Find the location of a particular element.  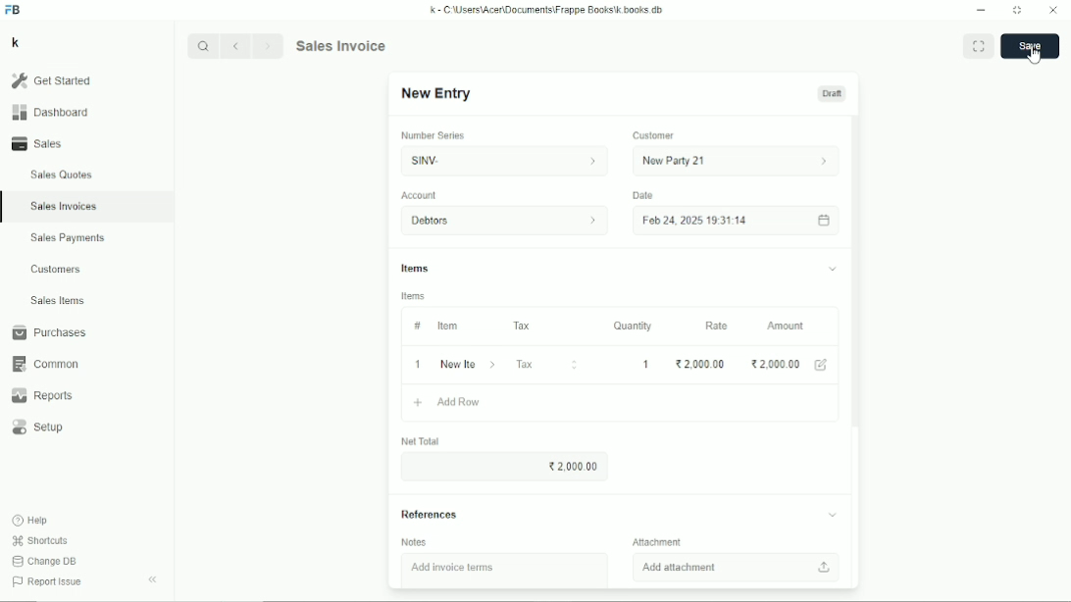

New party 21 is located at coordinates (738, 161).